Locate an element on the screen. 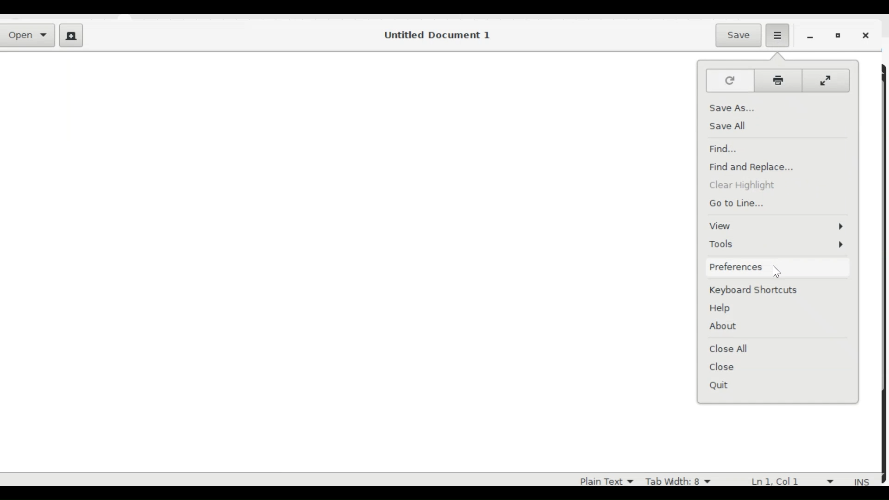  Print is located at coordinates (777, 81).